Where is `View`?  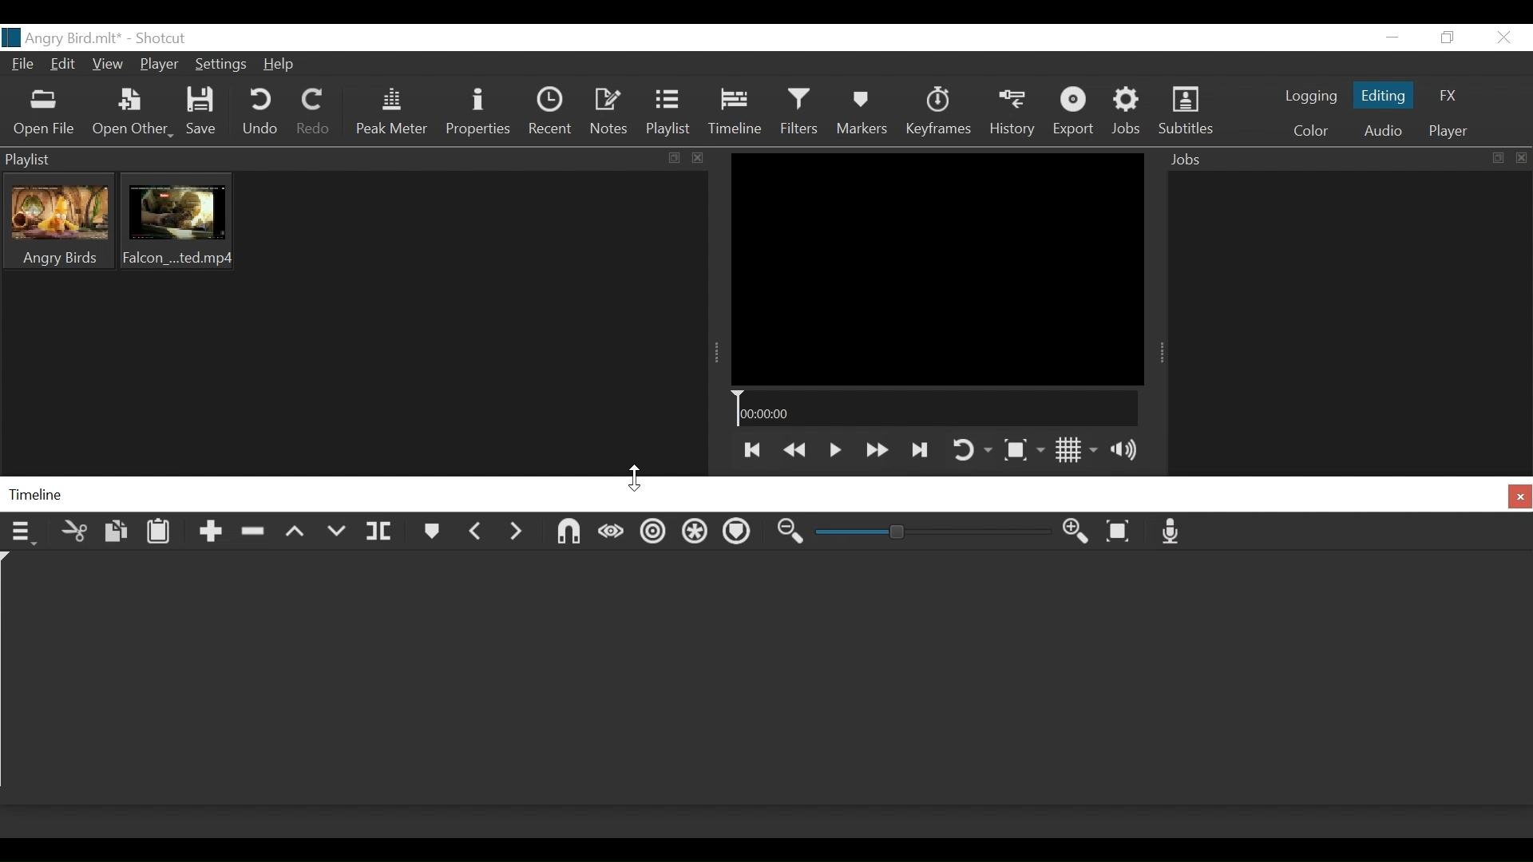 View is located at coordinates (109, 64).